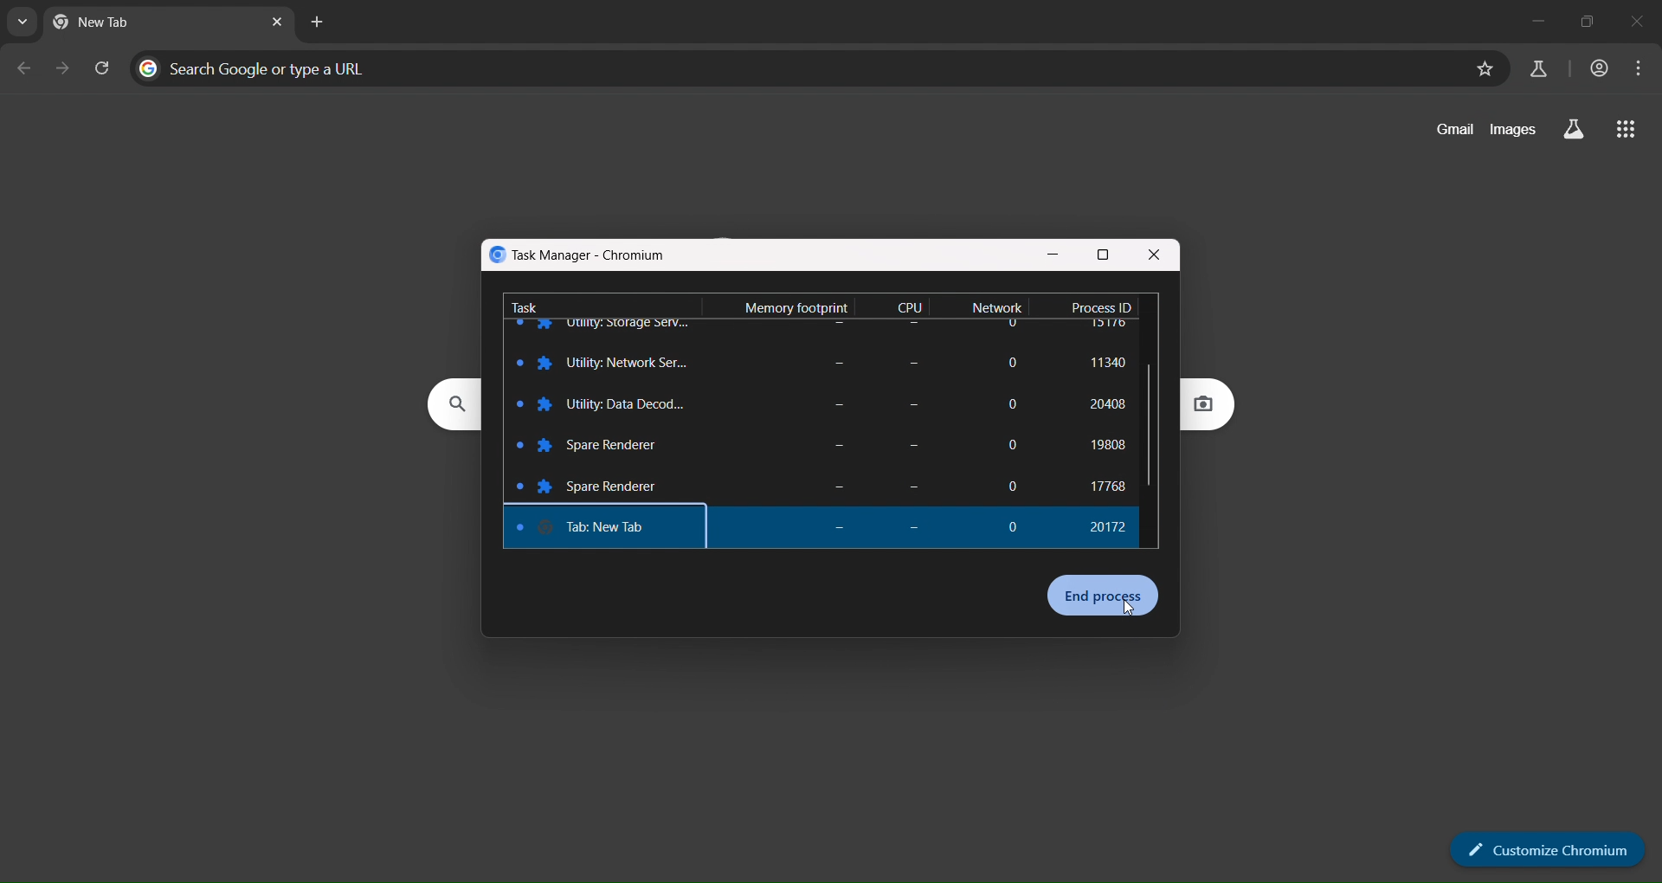 This screenshot has width=1662, height=883. I want to click on Network, so click(999, 308).